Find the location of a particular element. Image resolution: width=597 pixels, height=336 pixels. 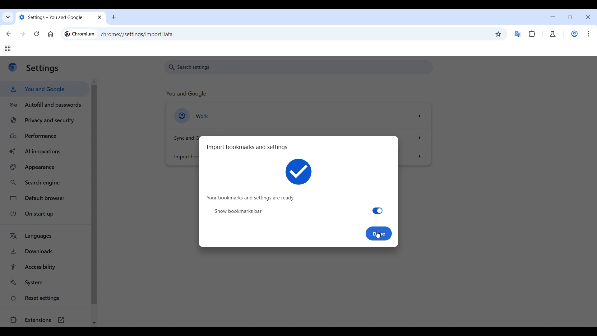

chrome://settings/importdata is located at coordinates (137, 34).